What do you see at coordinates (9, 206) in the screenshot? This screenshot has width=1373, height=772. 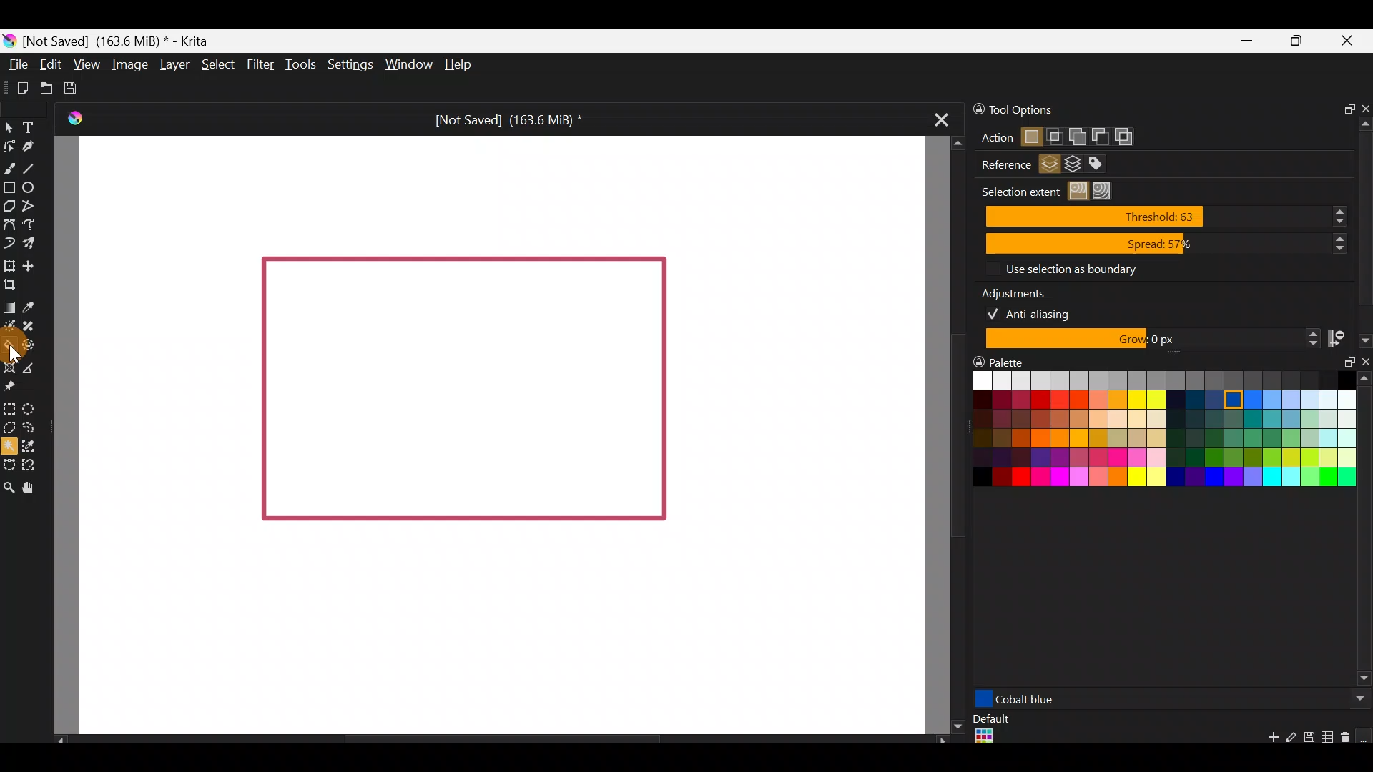 I see `Polygon tool` at bounding box center [9, 206].